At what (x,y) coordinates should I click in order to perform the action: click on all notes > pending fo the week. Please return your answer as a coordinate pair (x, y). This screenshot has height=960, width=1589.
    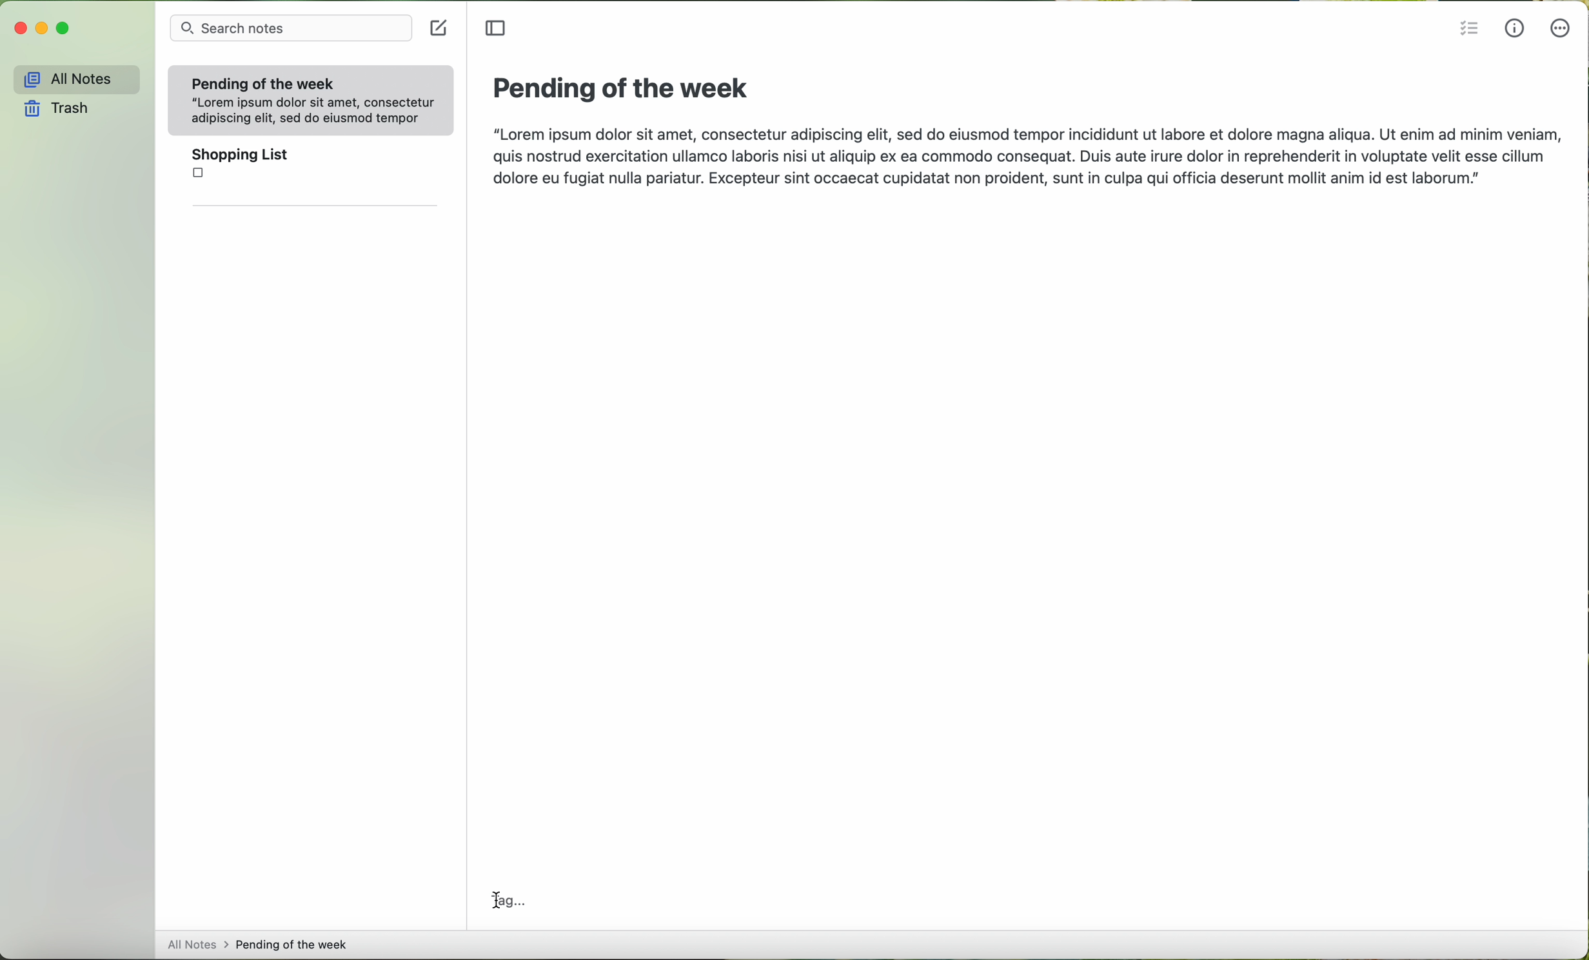
    Looking at the image, I should click on (260, 941).